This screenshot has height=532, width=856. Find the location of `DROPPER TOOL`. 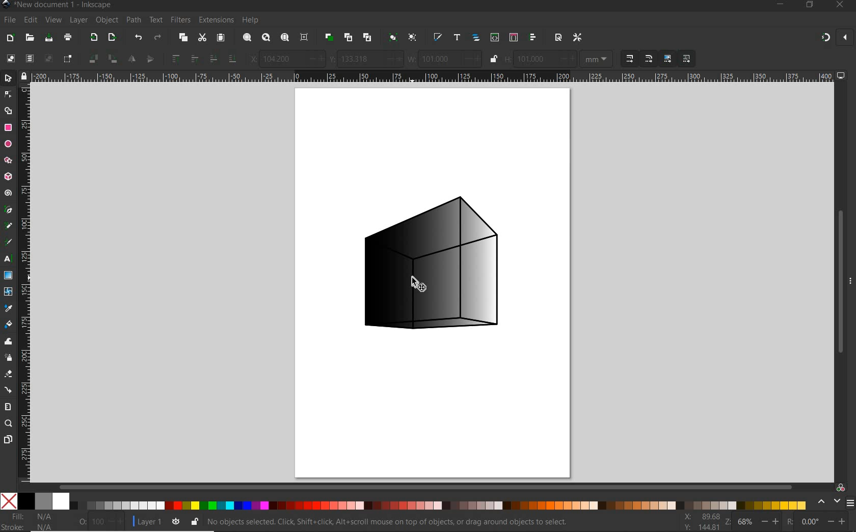

DROPPER TOOL is located at coordinates (8, 308).